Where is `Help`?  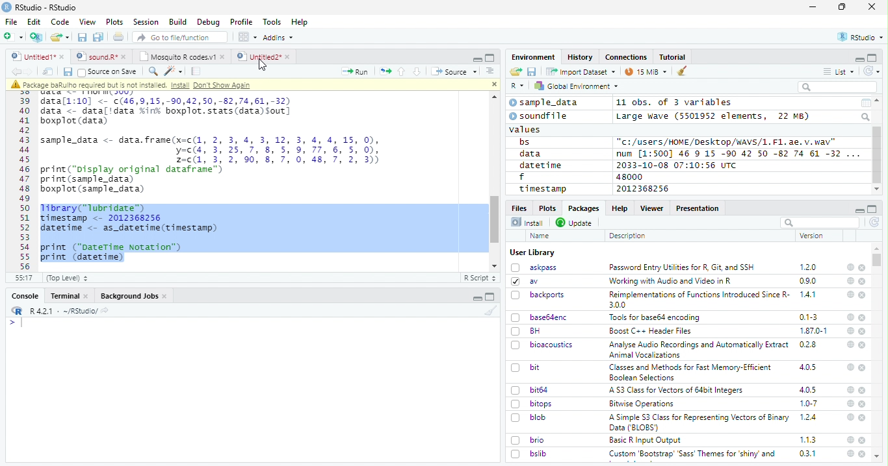
Help is located at coordinates (619, 208).